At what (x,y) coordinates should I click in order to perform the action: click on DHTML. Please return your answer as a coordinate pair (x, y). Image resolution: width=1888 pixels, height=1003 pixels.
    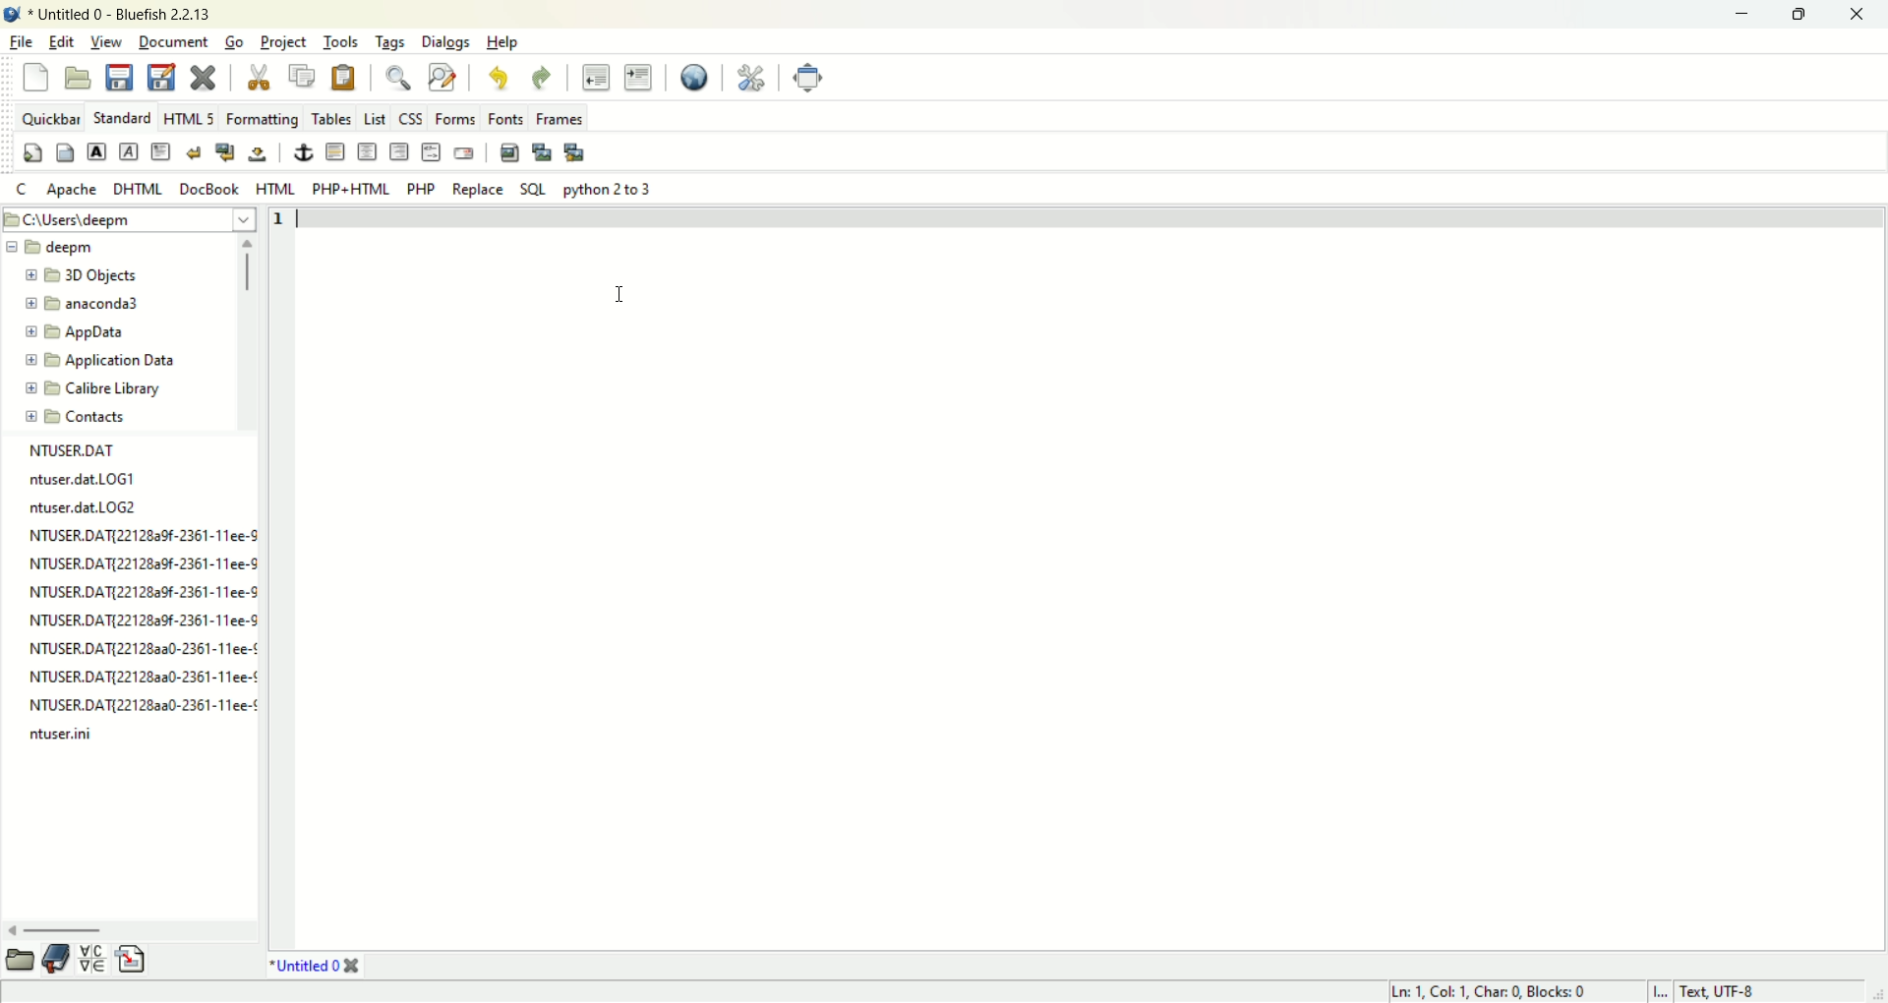
    Looking at the image, I should click on (138, 189).